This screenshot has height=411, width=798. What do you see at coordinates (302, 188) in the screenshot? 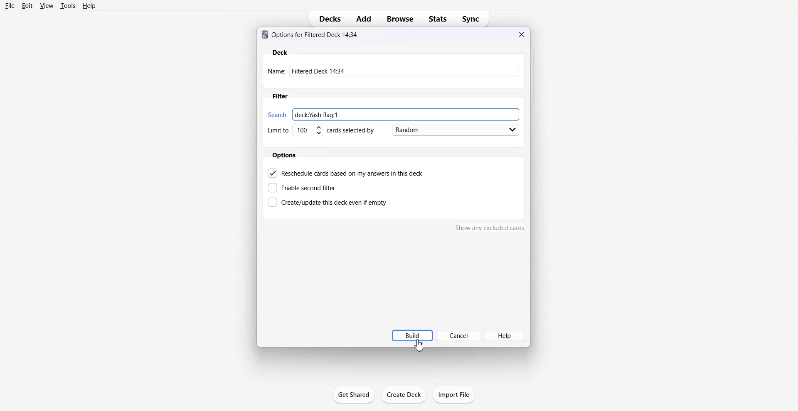
I see `Enable Second filter` at bounding box center [302, 188].